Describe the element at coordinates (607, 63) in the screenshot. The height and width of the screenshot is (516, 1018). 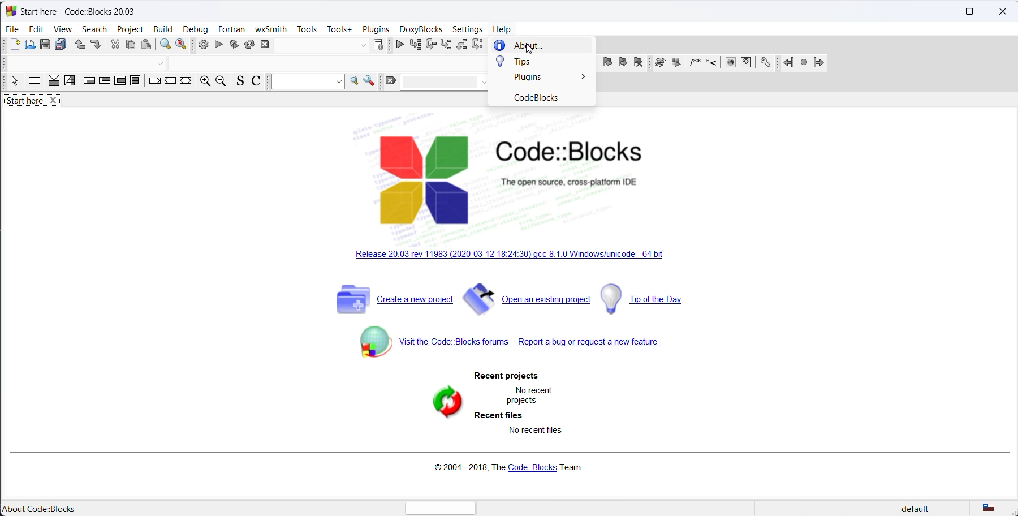
I see `previous bookmark` at that location.